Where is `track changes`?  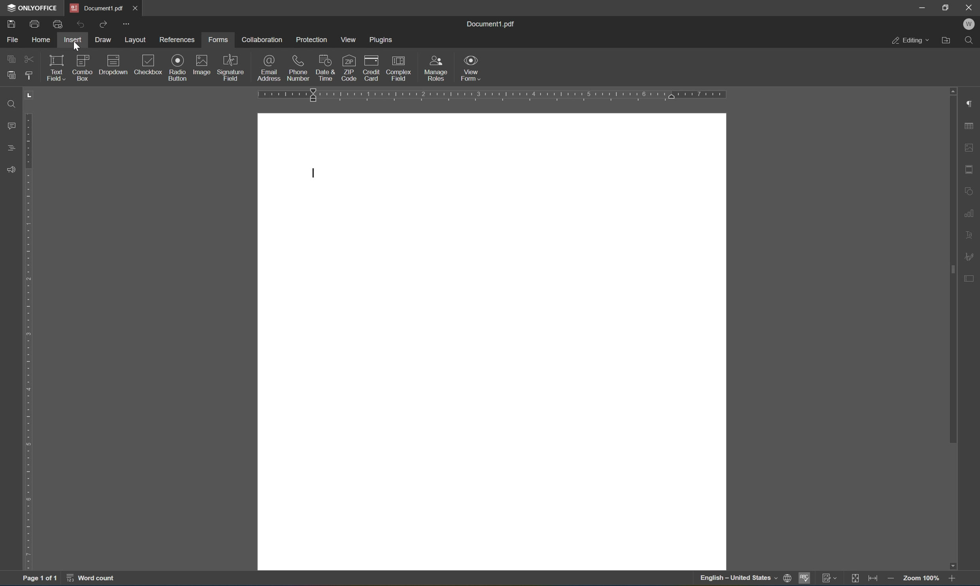 track changes is located at coordinates (829, 578).